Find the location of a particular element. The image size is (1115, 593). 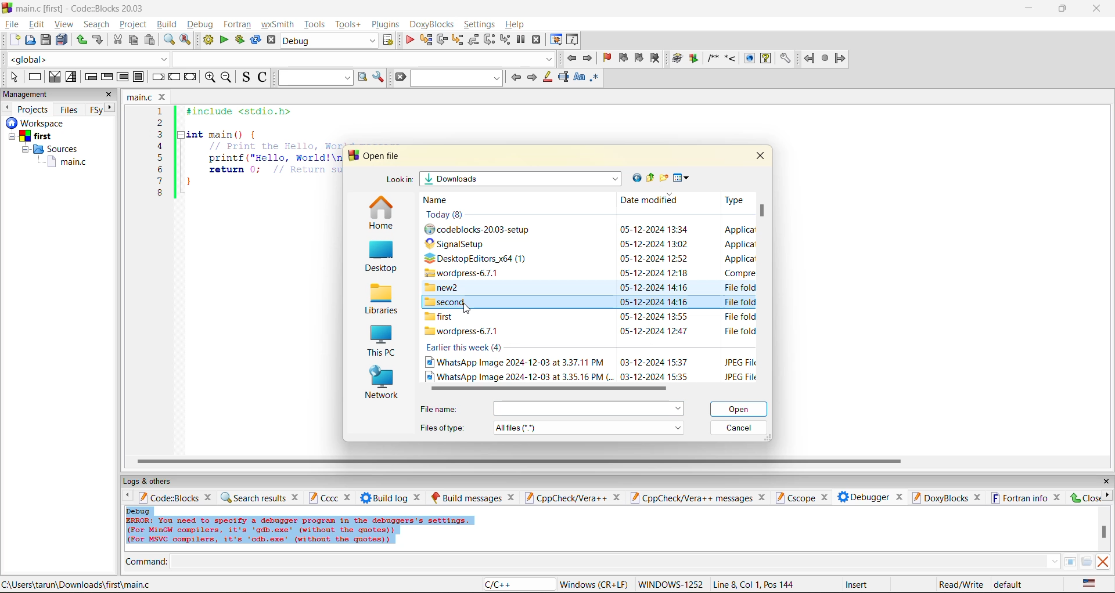

 is located at coordinates (33, 123).